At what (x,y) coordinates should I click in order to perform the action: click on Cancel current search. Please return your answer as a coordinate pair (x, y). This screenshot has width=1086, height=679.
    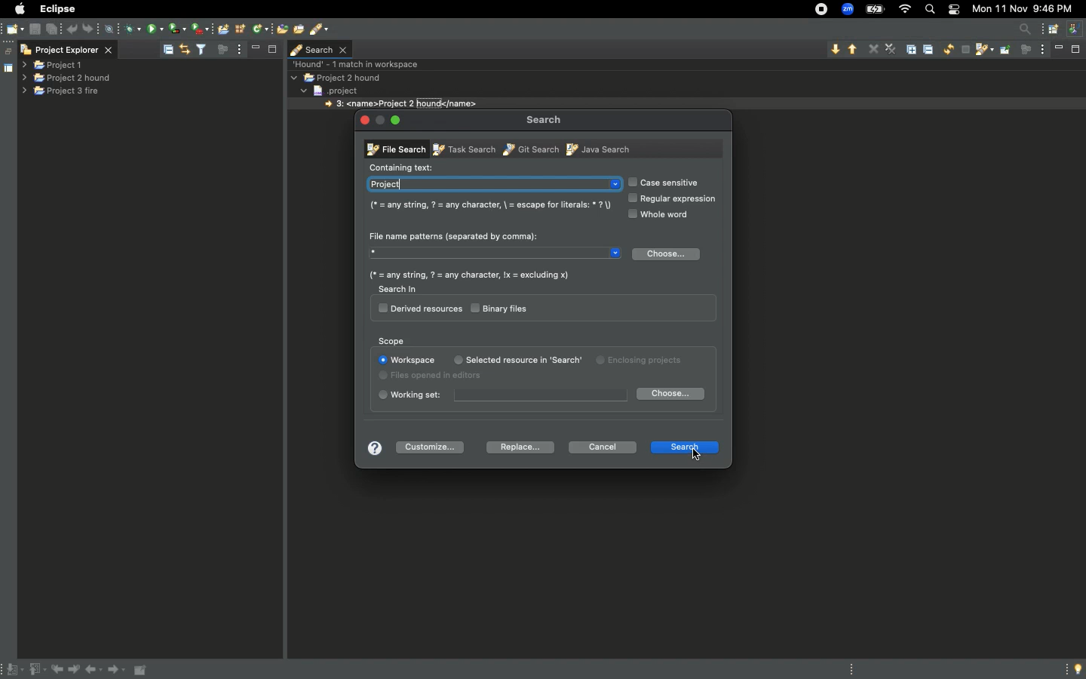
    Looking at the image, I should click on (965, 51).